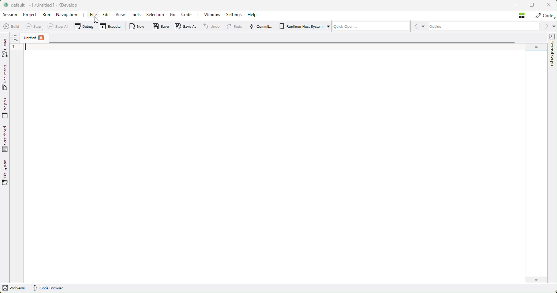 The image size is (557, 293). What do you see at coordinates (235, 15) in the screenshot?
I see `Settings` at bounding box center [235, 15].